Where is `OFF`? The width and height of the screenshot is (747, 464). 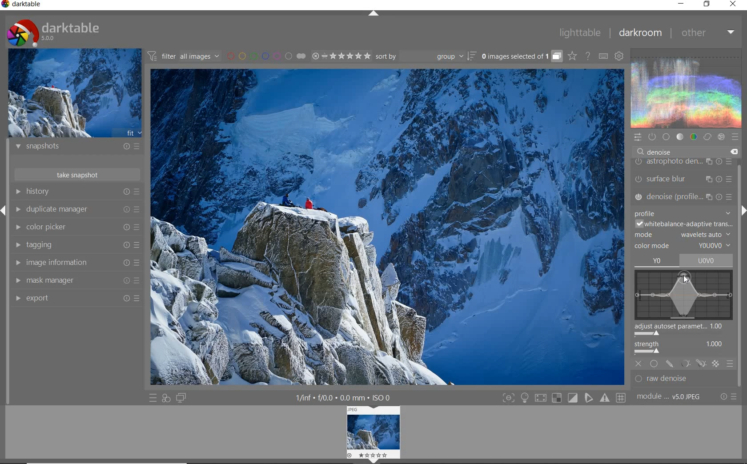
OFF is located at coordinates (639, 363).